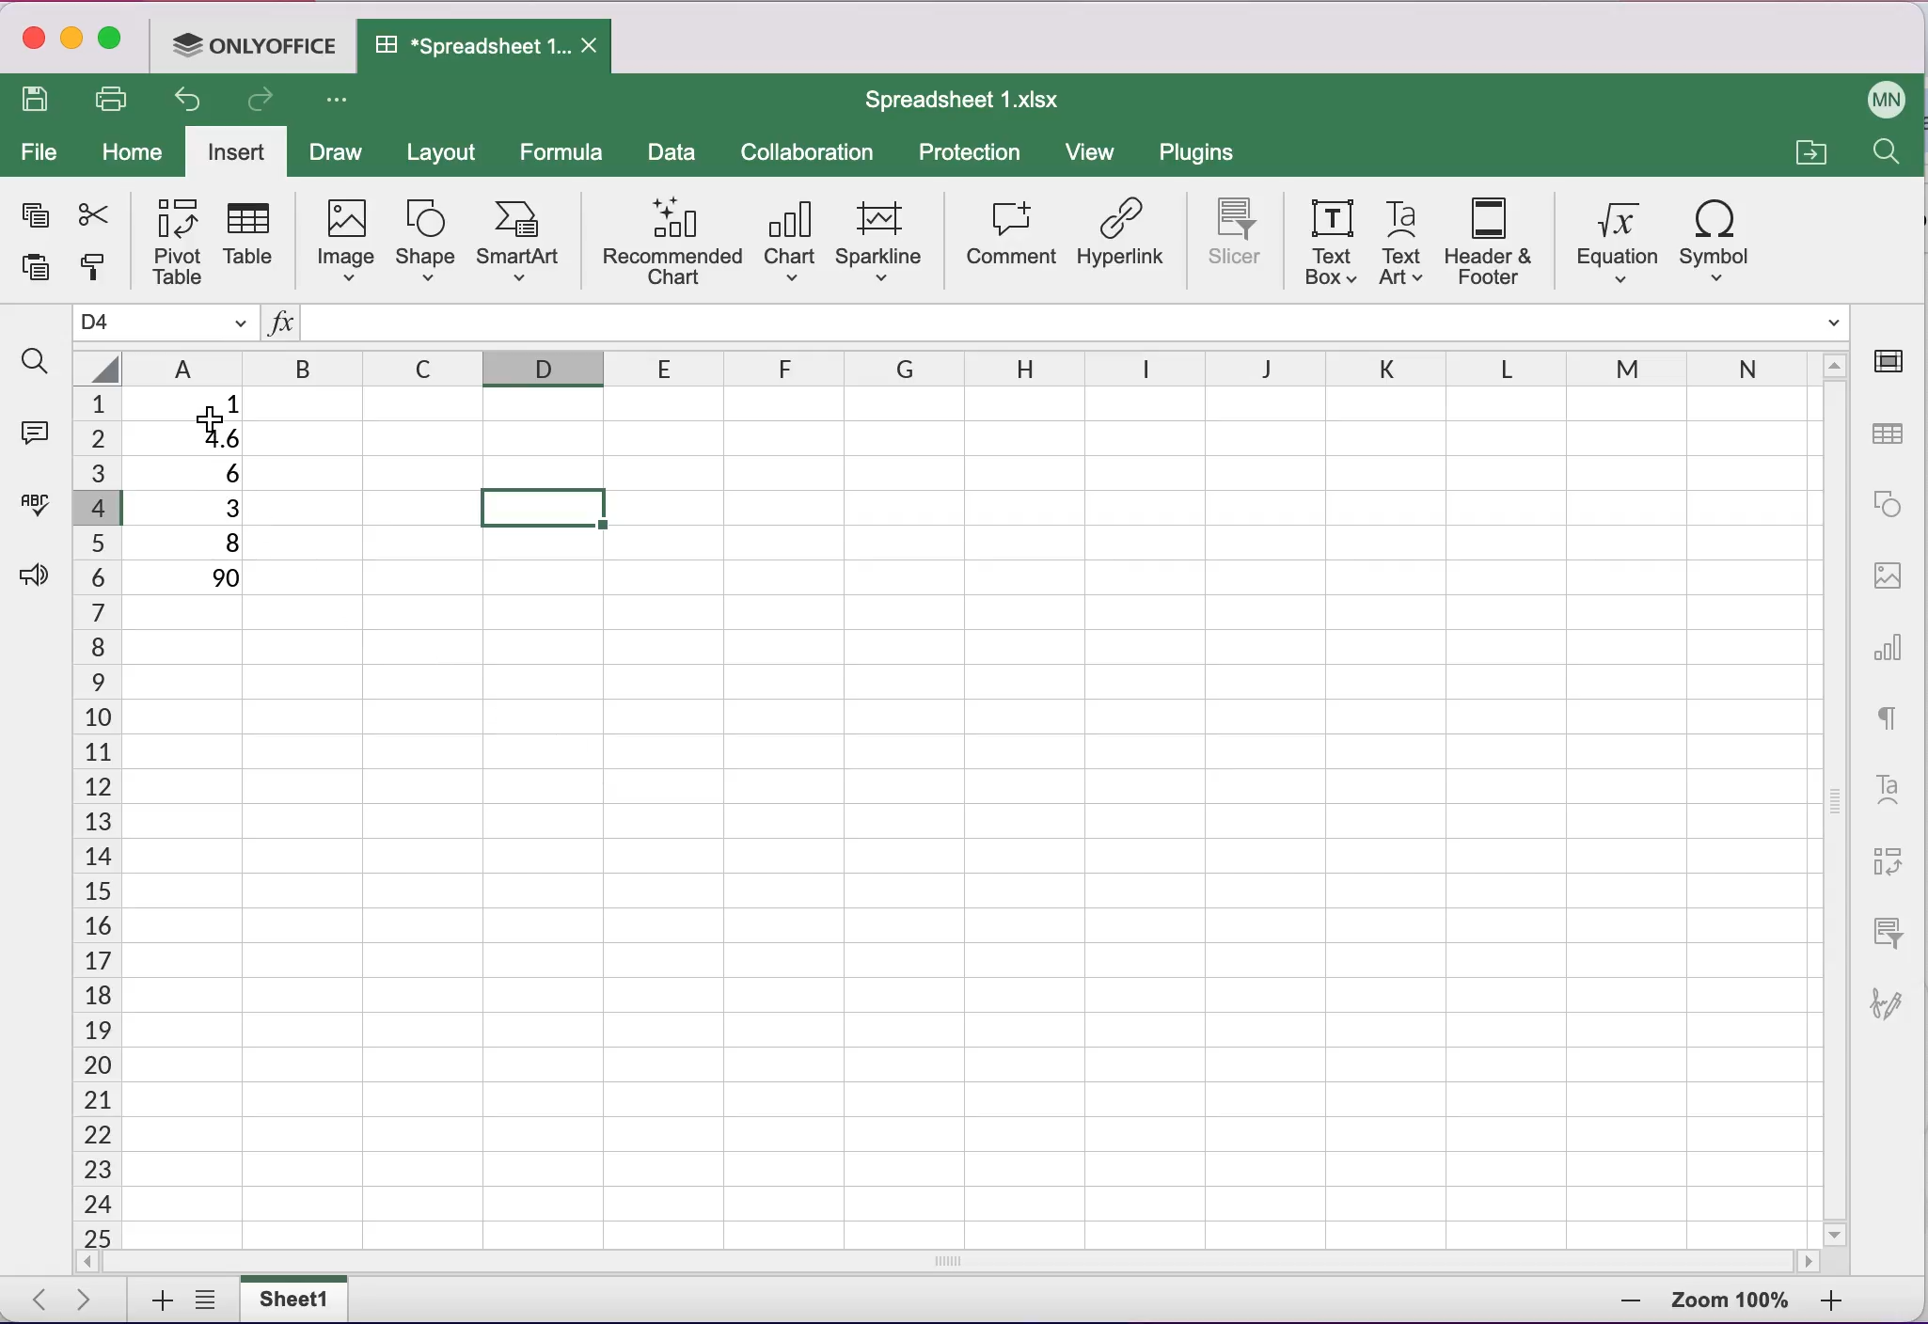 The height and width of the screenshot is (1324, 1928). What do you see at coordinates (1889, 867) in the screenshot?
I see `pivot table` at bounding box center [1889, 867].